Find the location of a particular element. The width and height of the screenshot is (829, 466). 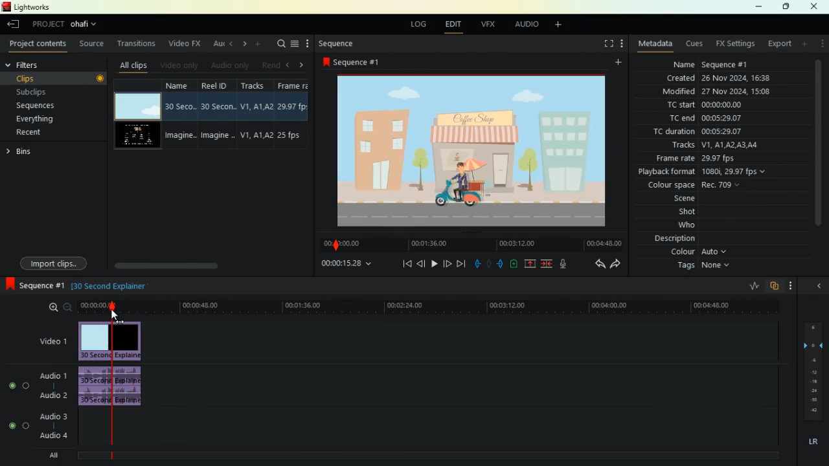

add is located at coordinates (617, 63).